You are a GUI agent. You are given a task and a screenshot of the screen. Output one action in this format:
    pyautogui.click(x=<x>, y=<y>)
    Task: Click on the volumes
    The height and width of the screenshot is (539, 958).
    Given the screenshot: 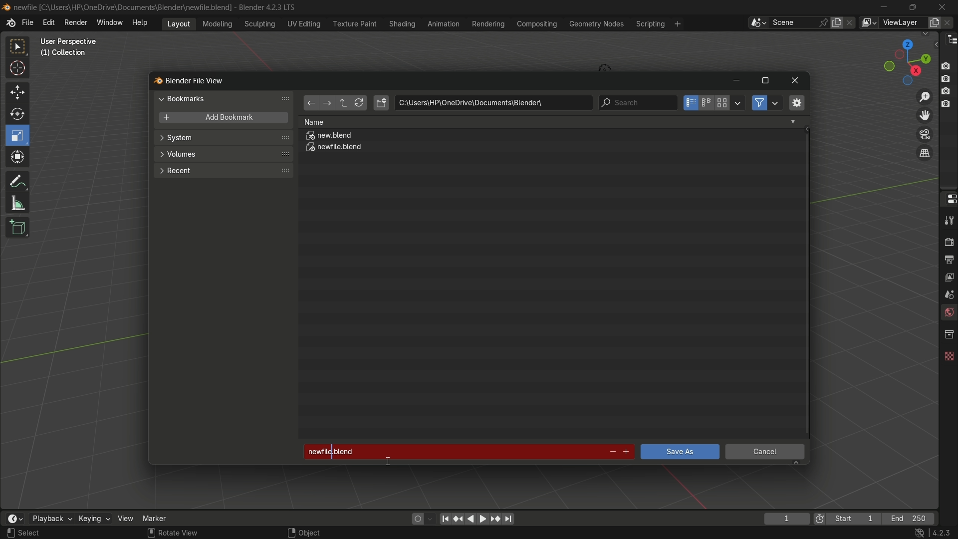 What is the action you would take?
    pyautogui.click(x=223, y=154)
    